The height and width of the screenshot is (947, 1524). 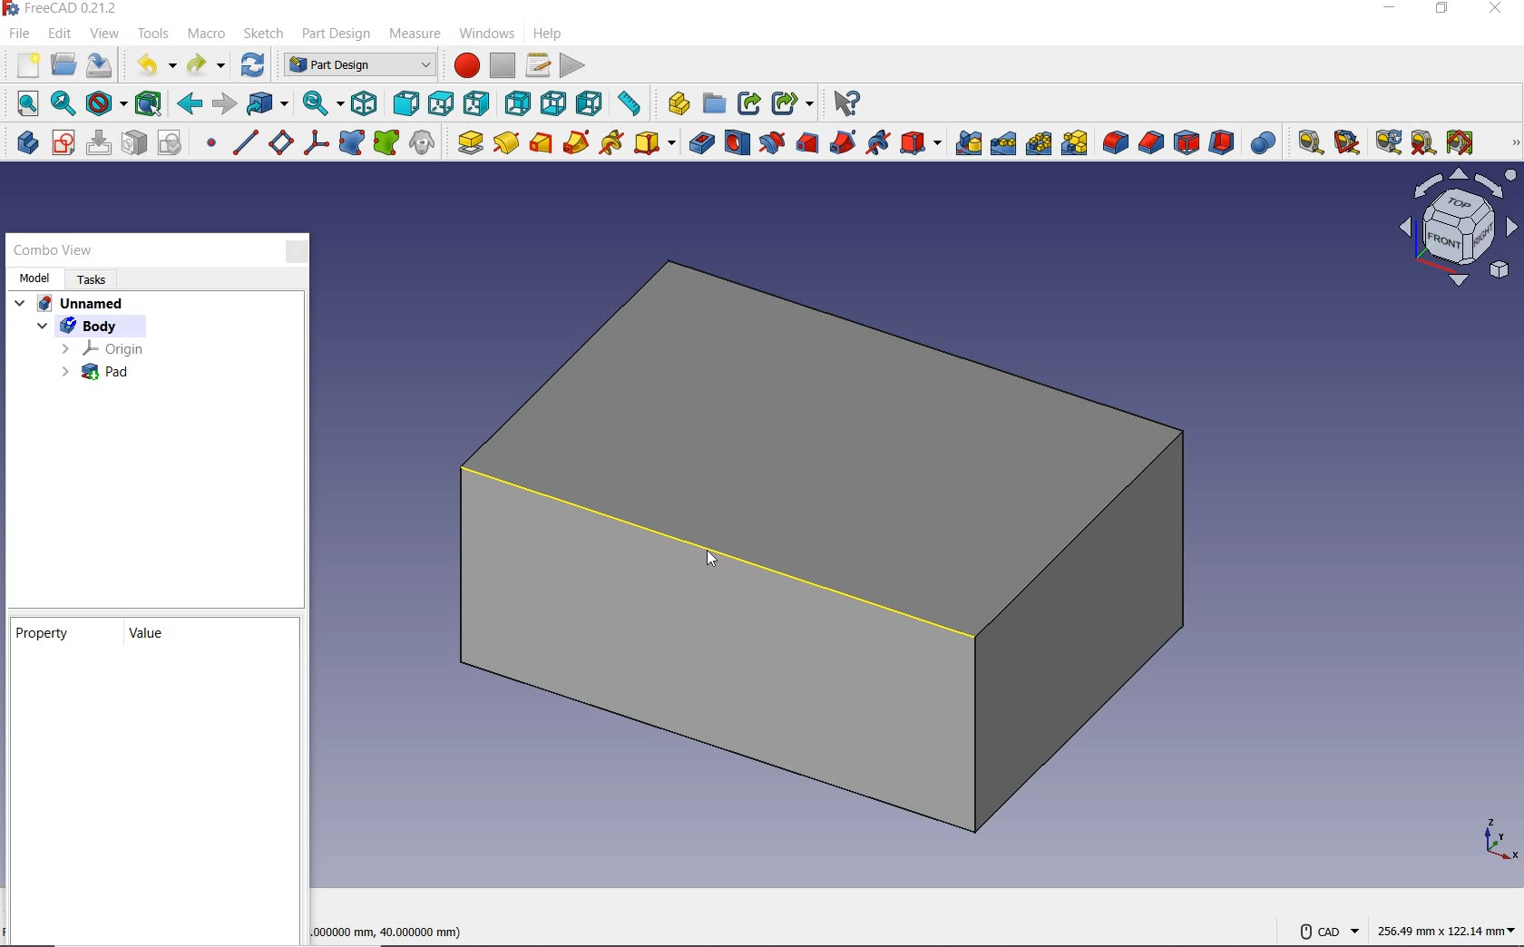 What do you see at coordinates (965, 143) in the screenshot?
I see `mirrored` at bounding box center [965, 143].